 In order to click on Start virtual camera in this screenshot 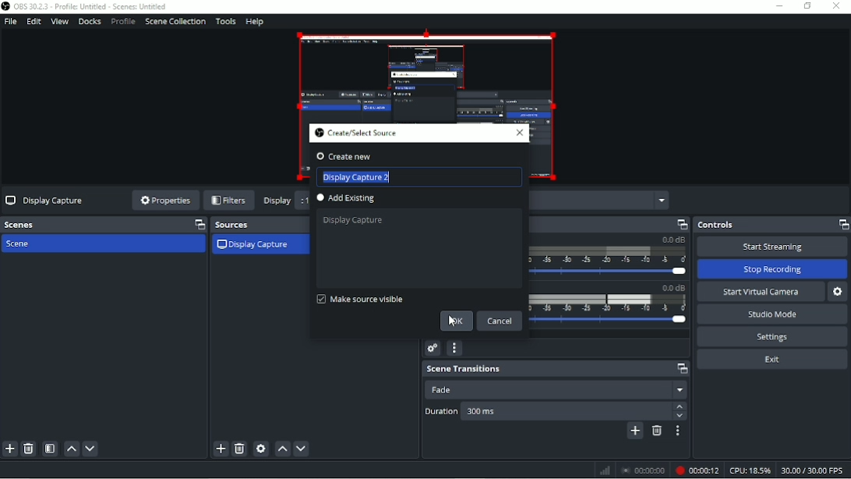, I will do `click(761, 293)`.